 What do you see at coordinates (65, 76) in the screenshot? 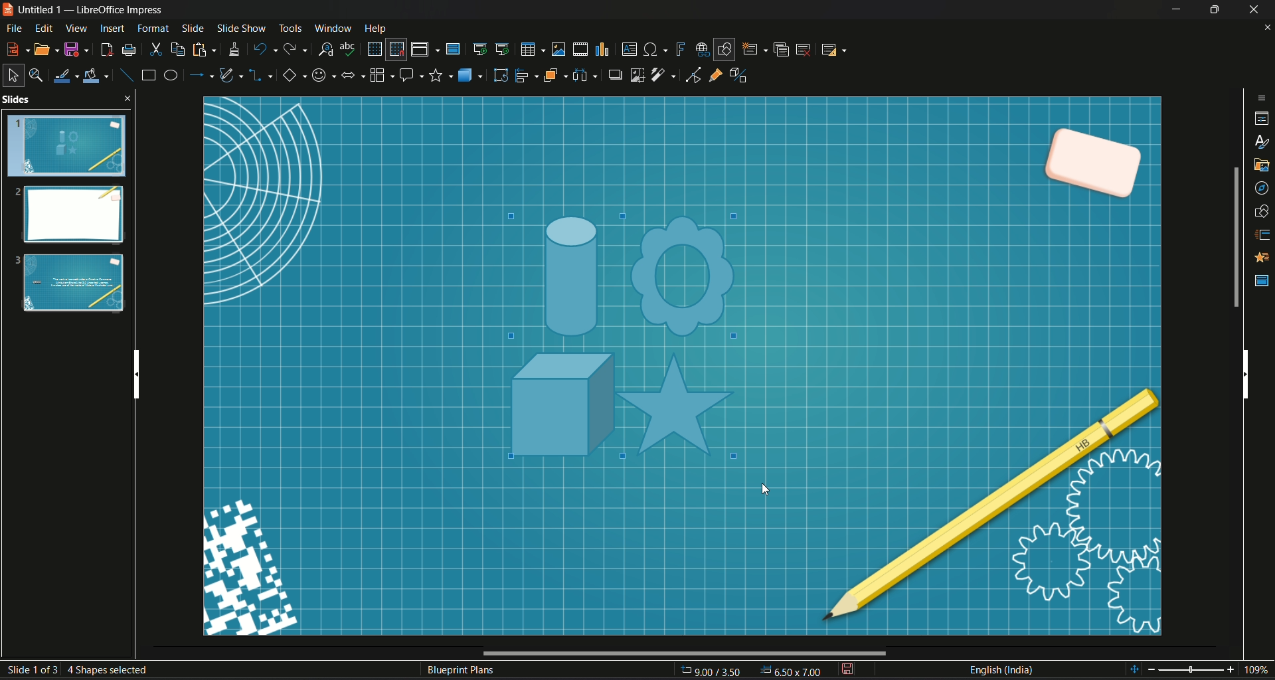
I see `line color` at bounding box center [65, 76].